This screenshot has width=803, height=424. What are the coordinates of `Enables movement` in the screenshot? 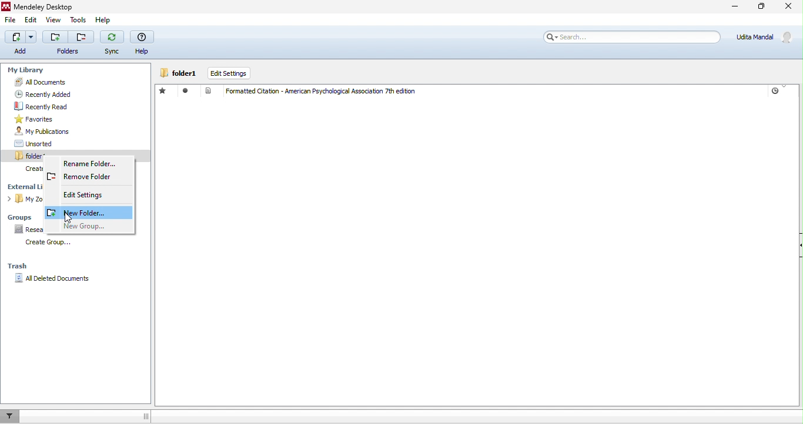 It's located at (146, 416).